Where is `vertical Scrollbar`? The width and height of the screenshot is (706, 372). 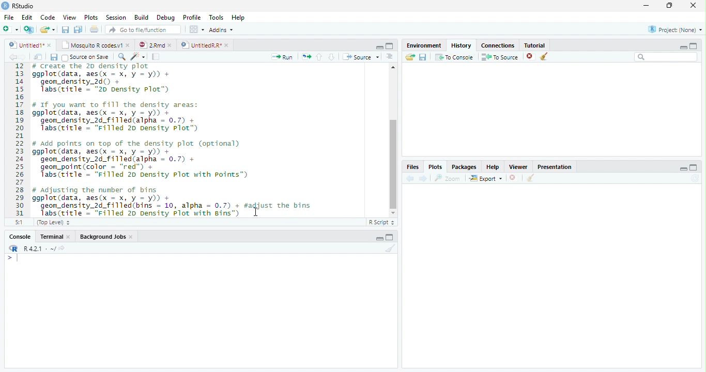
vertical Scrollbar is located at coordinates (393, 164).